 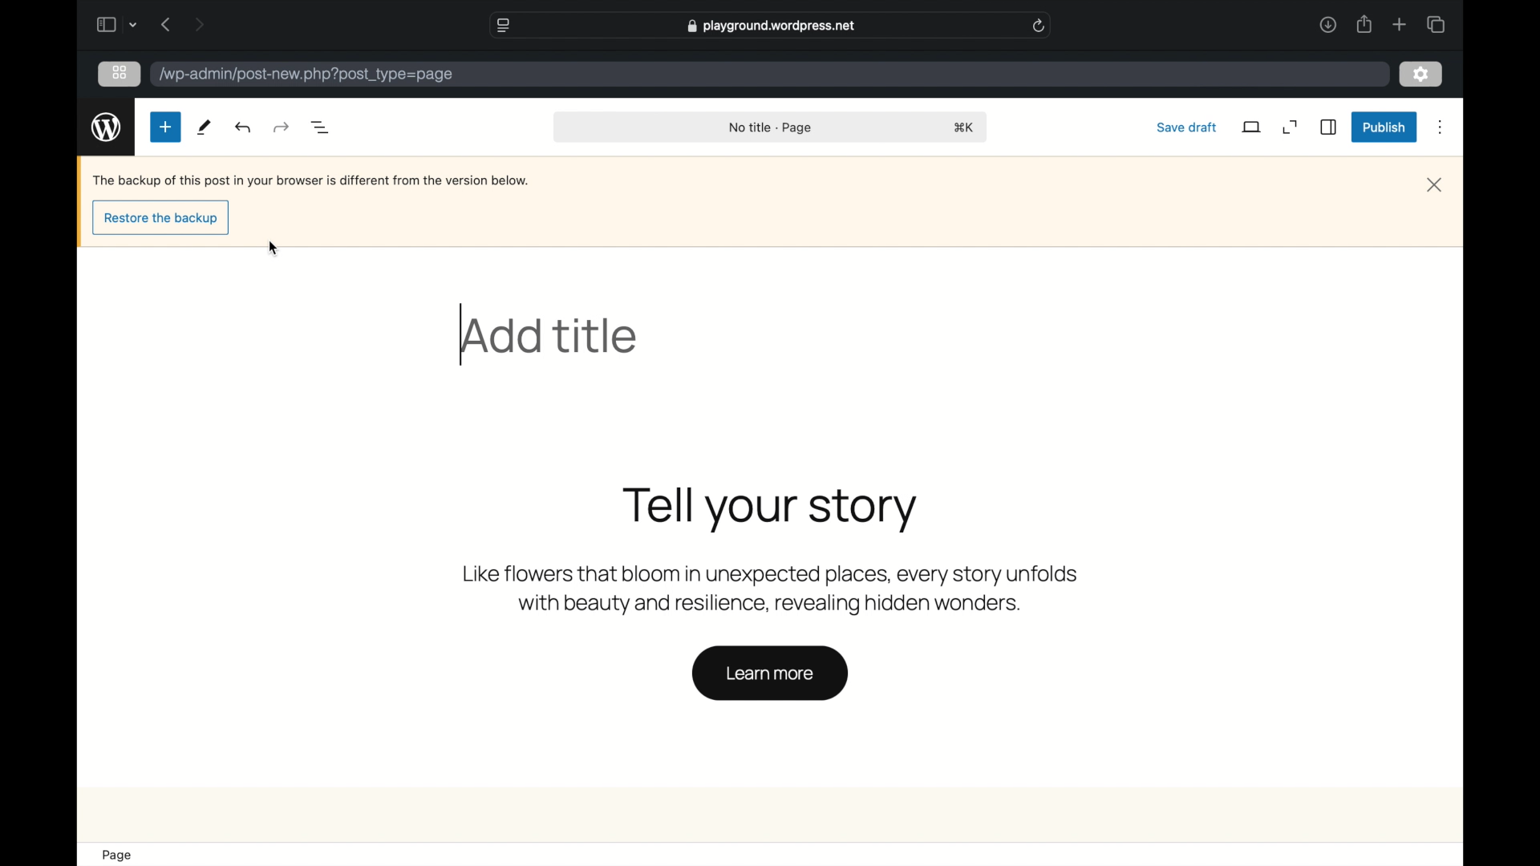 I want to click on dropdown, so click(x=135, y=24).